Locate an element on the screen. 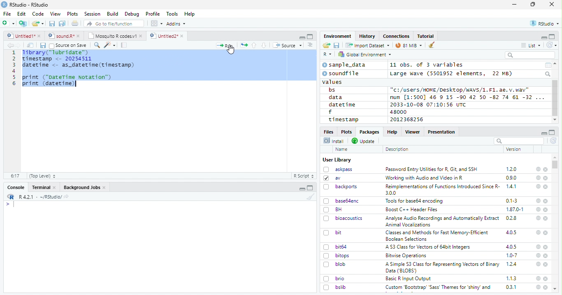 Image resolution: width=562 pixels, height=295 pixels. Debug is located at coordinates (132, 14).